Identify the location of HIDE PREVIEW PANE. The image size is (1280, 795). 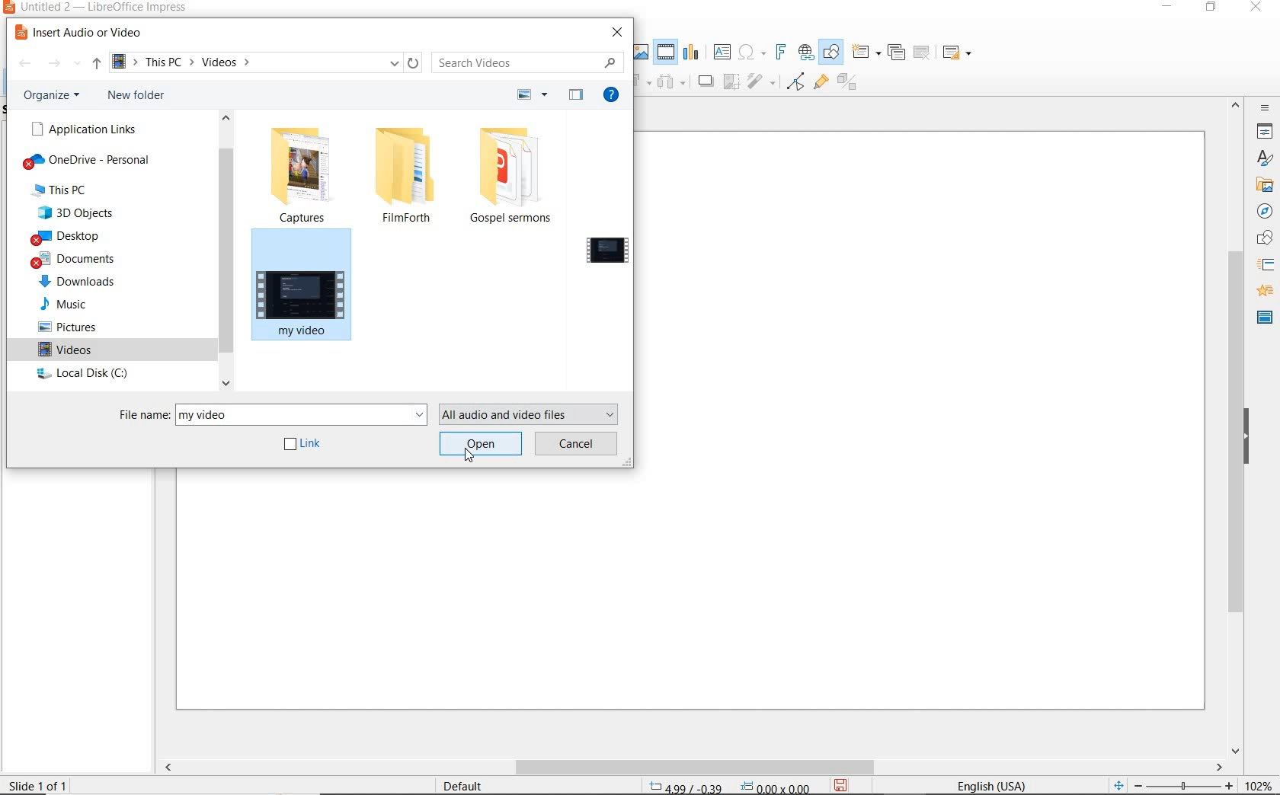
(574, 95).